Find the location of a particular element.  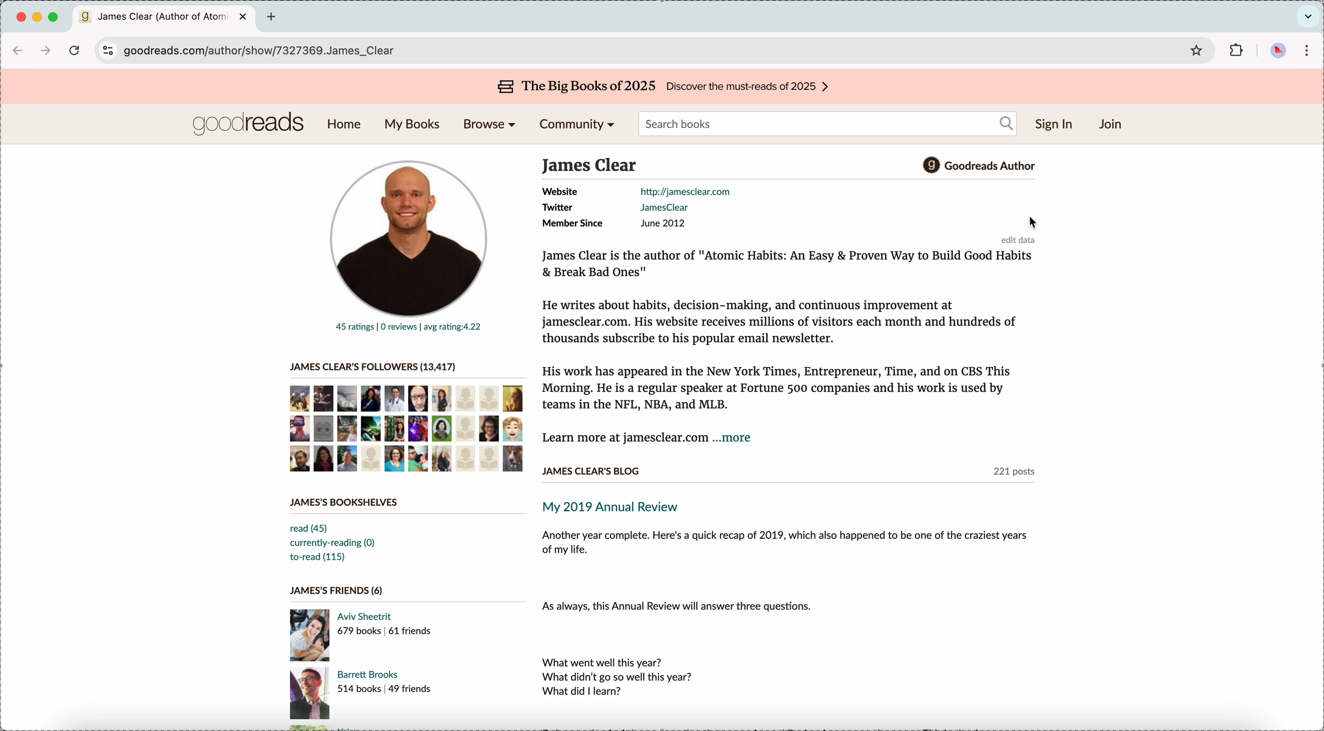

221 posts is located at coordinates (1014, 474).